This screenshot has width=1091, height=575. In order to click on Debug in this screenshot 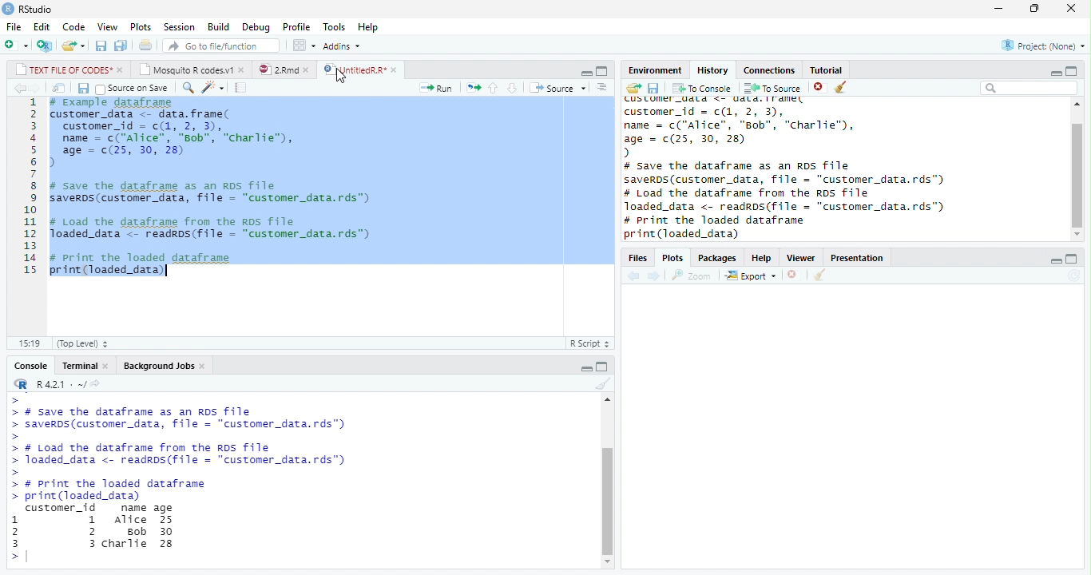, I will do `click(256, 27)`.